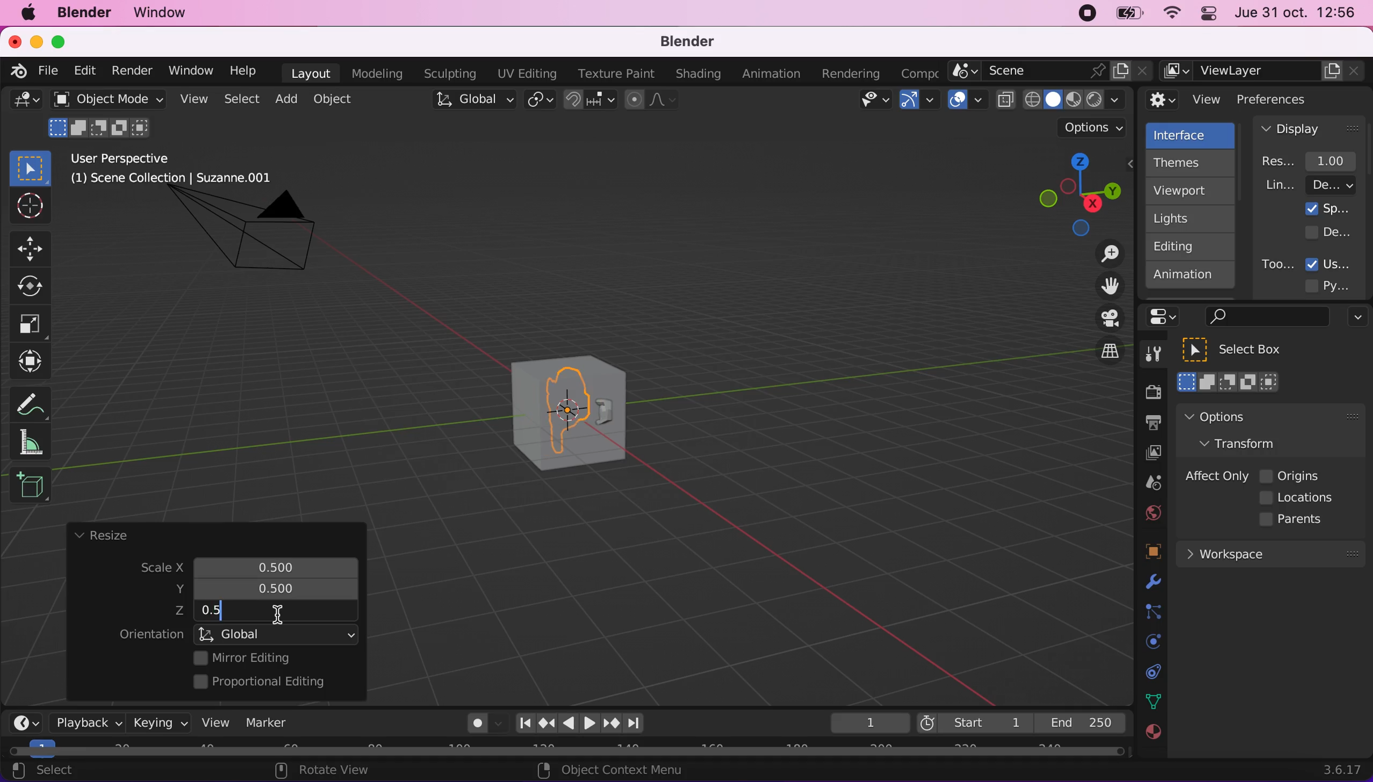 This screenshot has height=782, width=1373. What do you see at coordinates (1103, 319) in the screenshot?
I see `toggle the camera view` at bounding box center [1103, 319].